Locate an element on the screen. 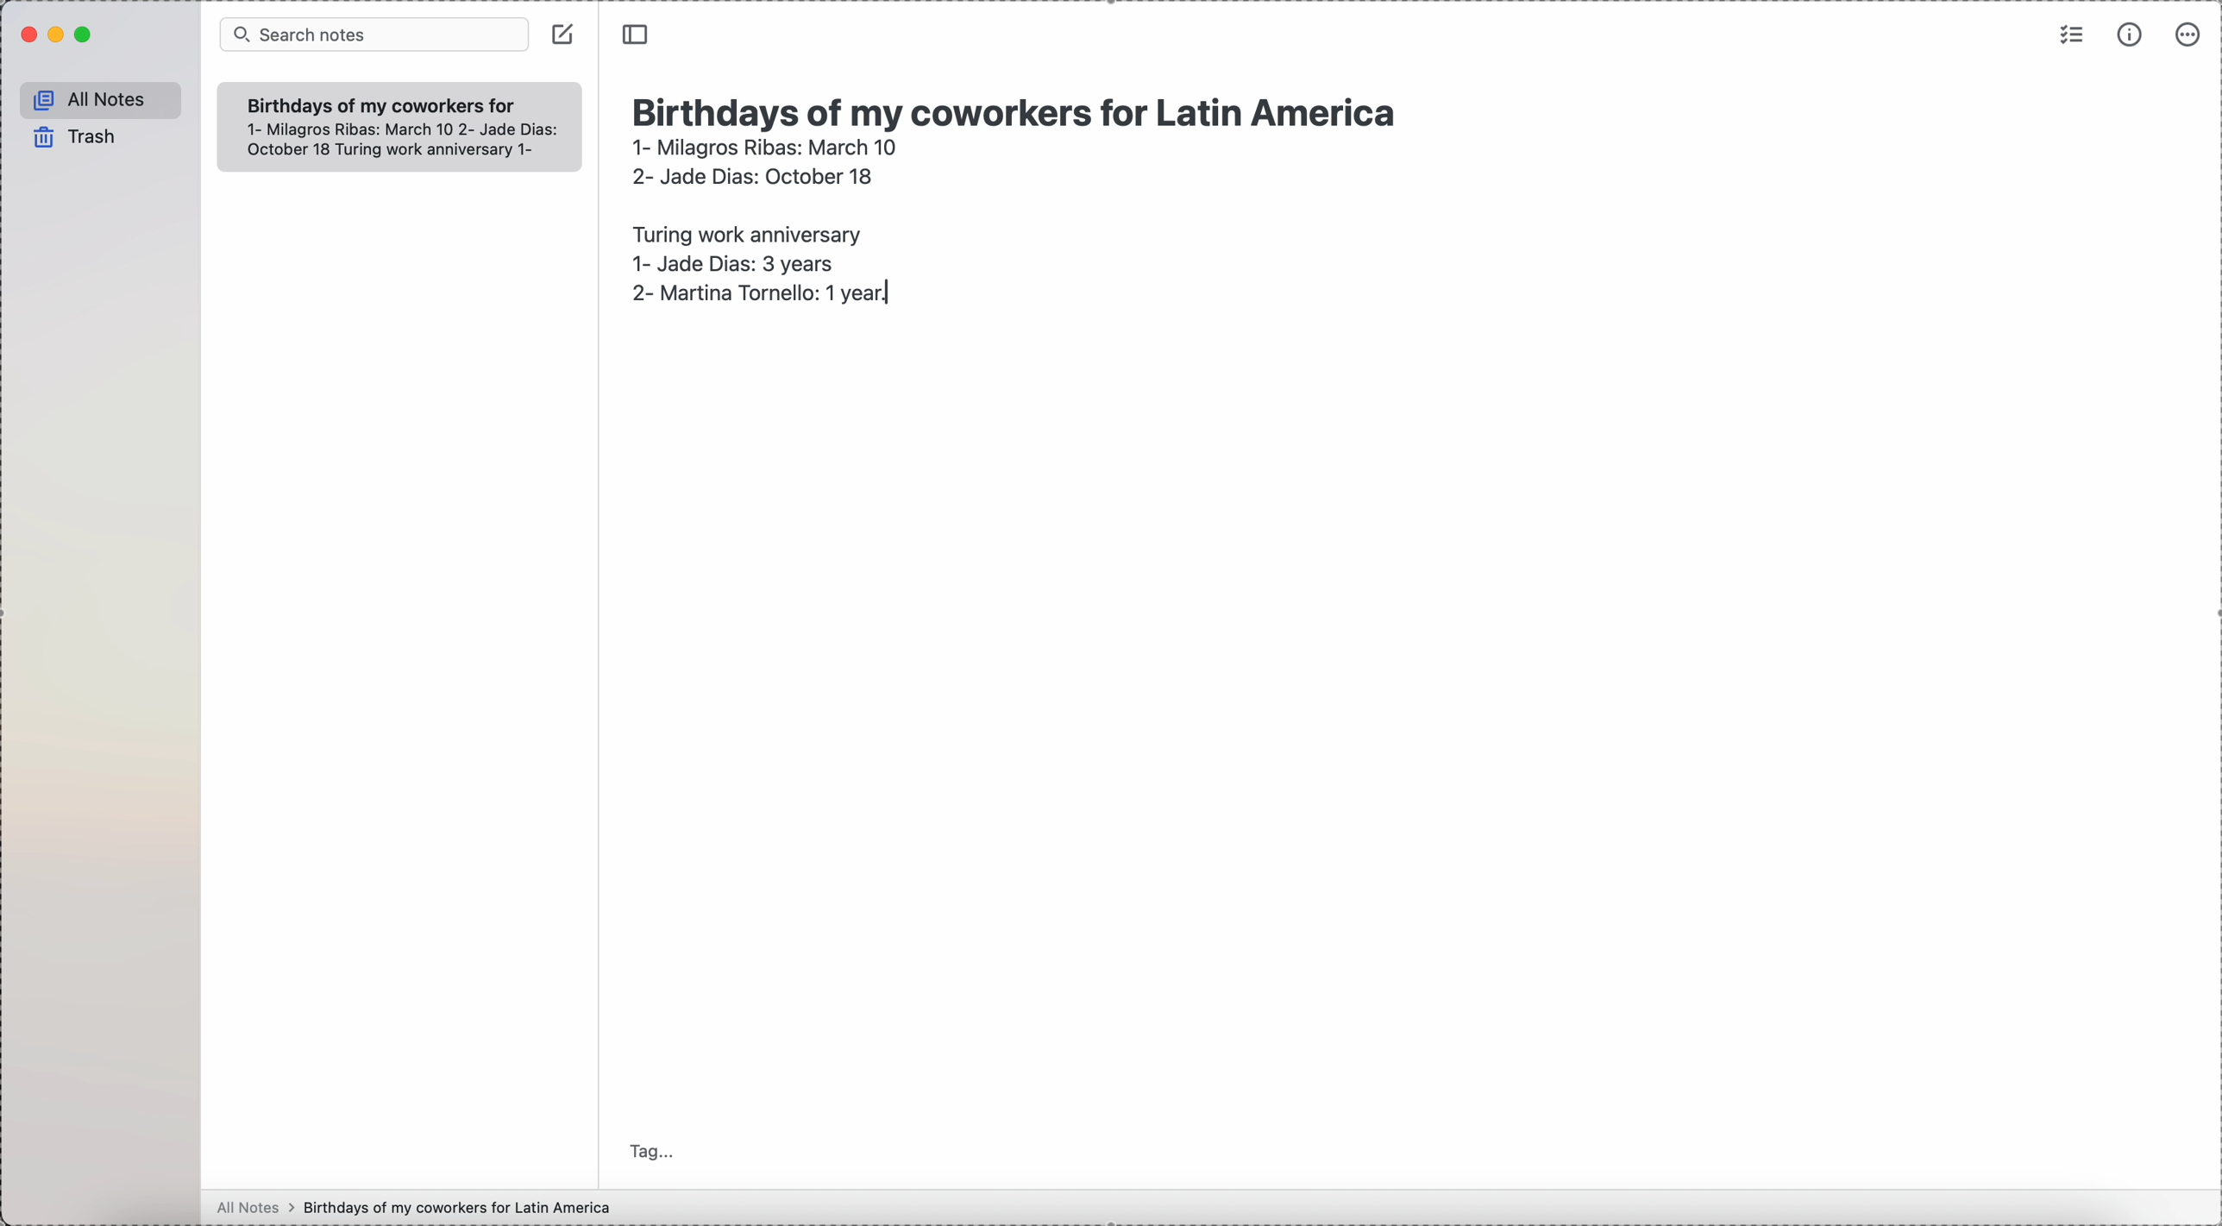 This screenshot has width=2222, height=1226. 2- Jade Dias: October 18 is located at coordinates (750, 173).